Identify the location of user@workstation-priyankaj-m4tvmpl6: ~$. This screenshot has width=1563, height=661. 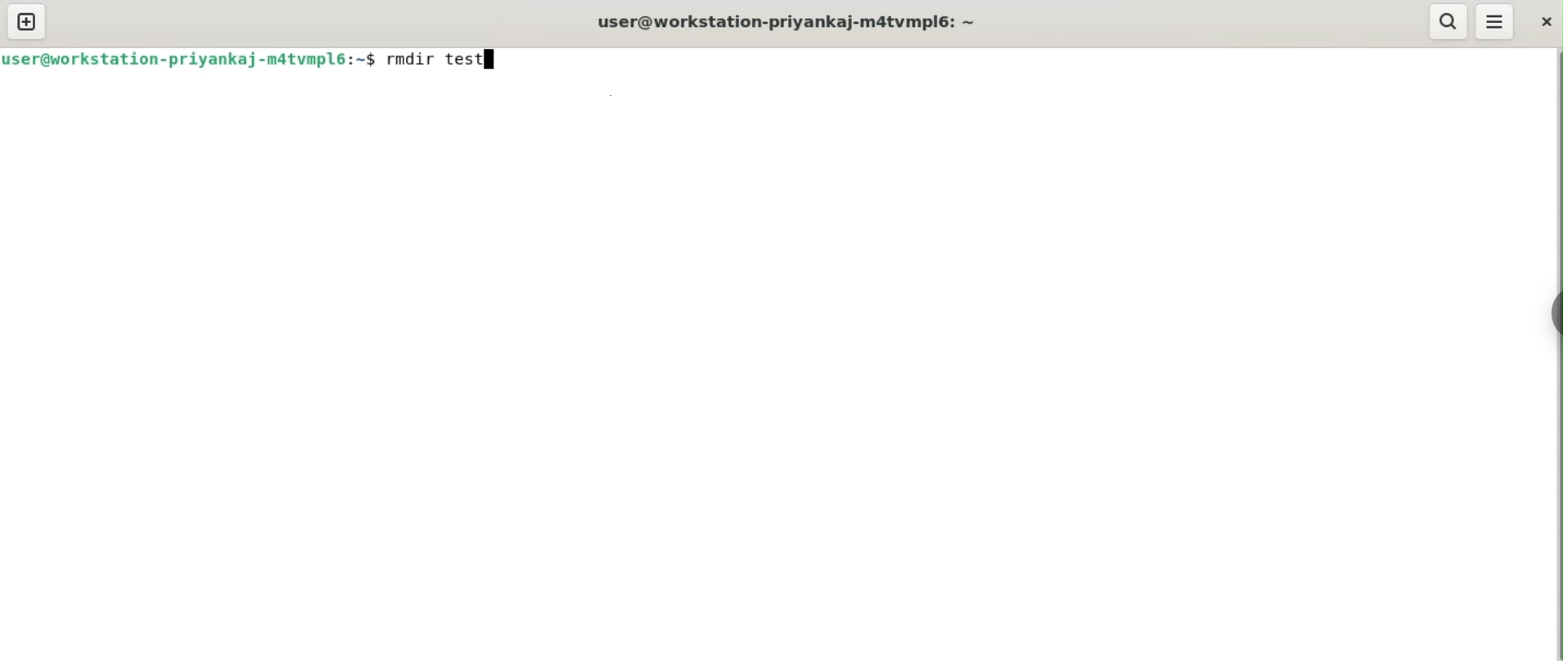
(192, 59).